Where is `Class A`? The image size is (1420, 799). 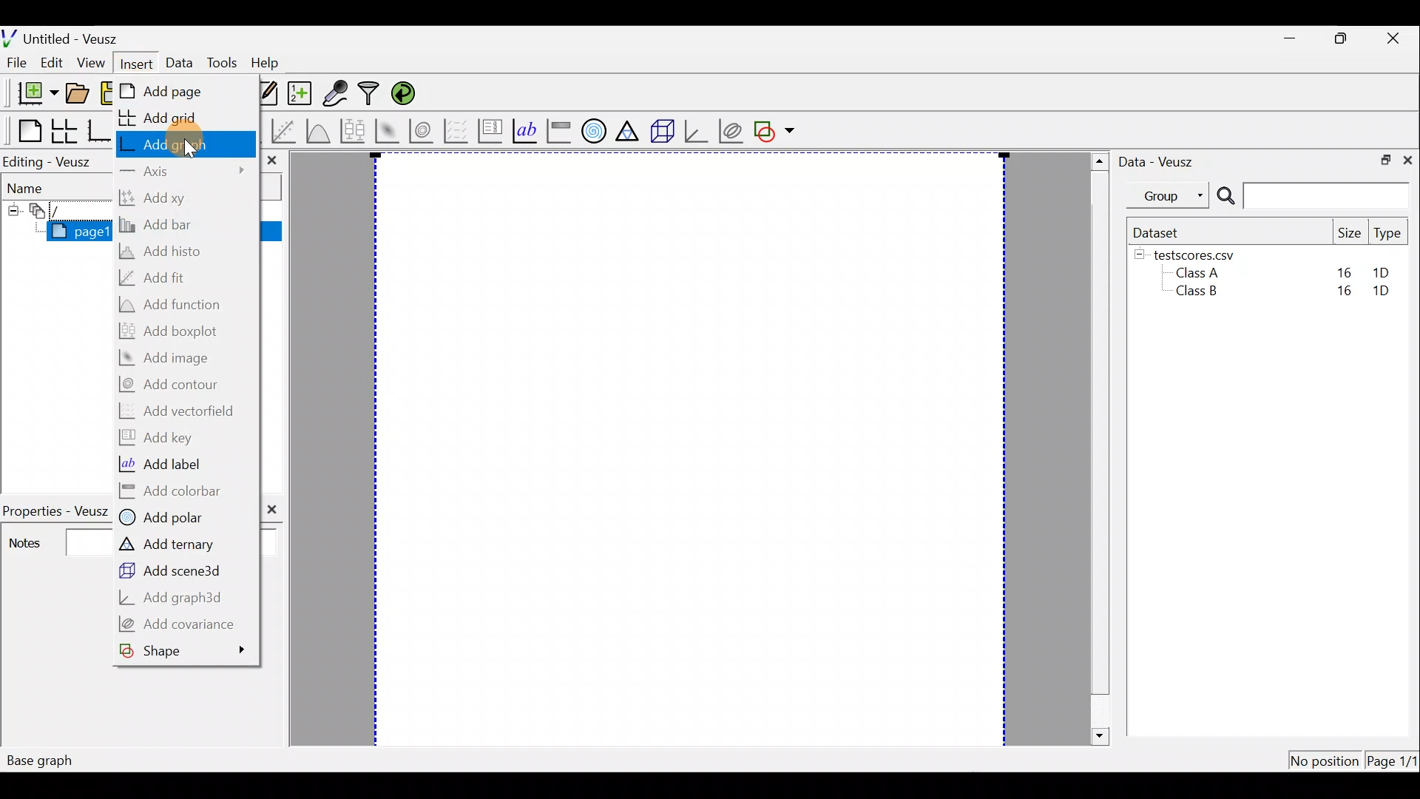
Class A is located at coordinates (1201, 272).